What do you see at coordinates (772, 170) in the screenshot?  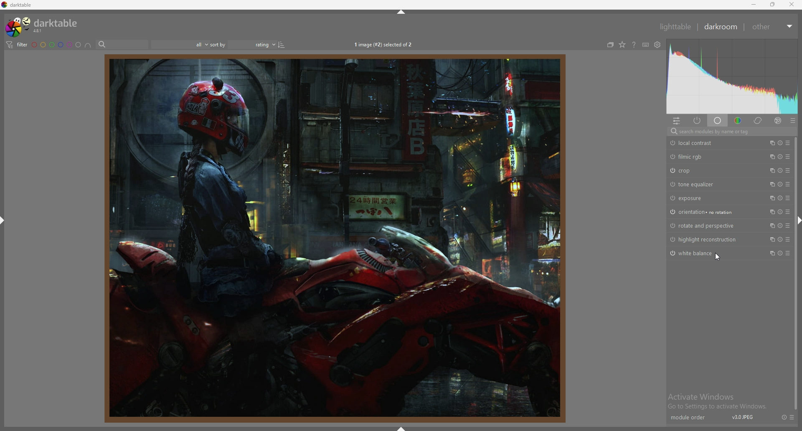 I see `multiple instances action` at bounding box center [772, 170].